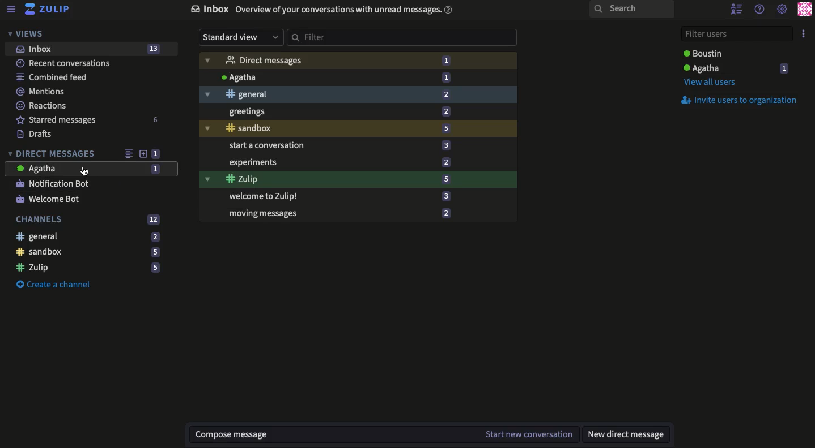 This screenshot has height=448, width=815. Describe the element at coordinates (359, 214) in the screenshot. I see `Moving messages` at that location.